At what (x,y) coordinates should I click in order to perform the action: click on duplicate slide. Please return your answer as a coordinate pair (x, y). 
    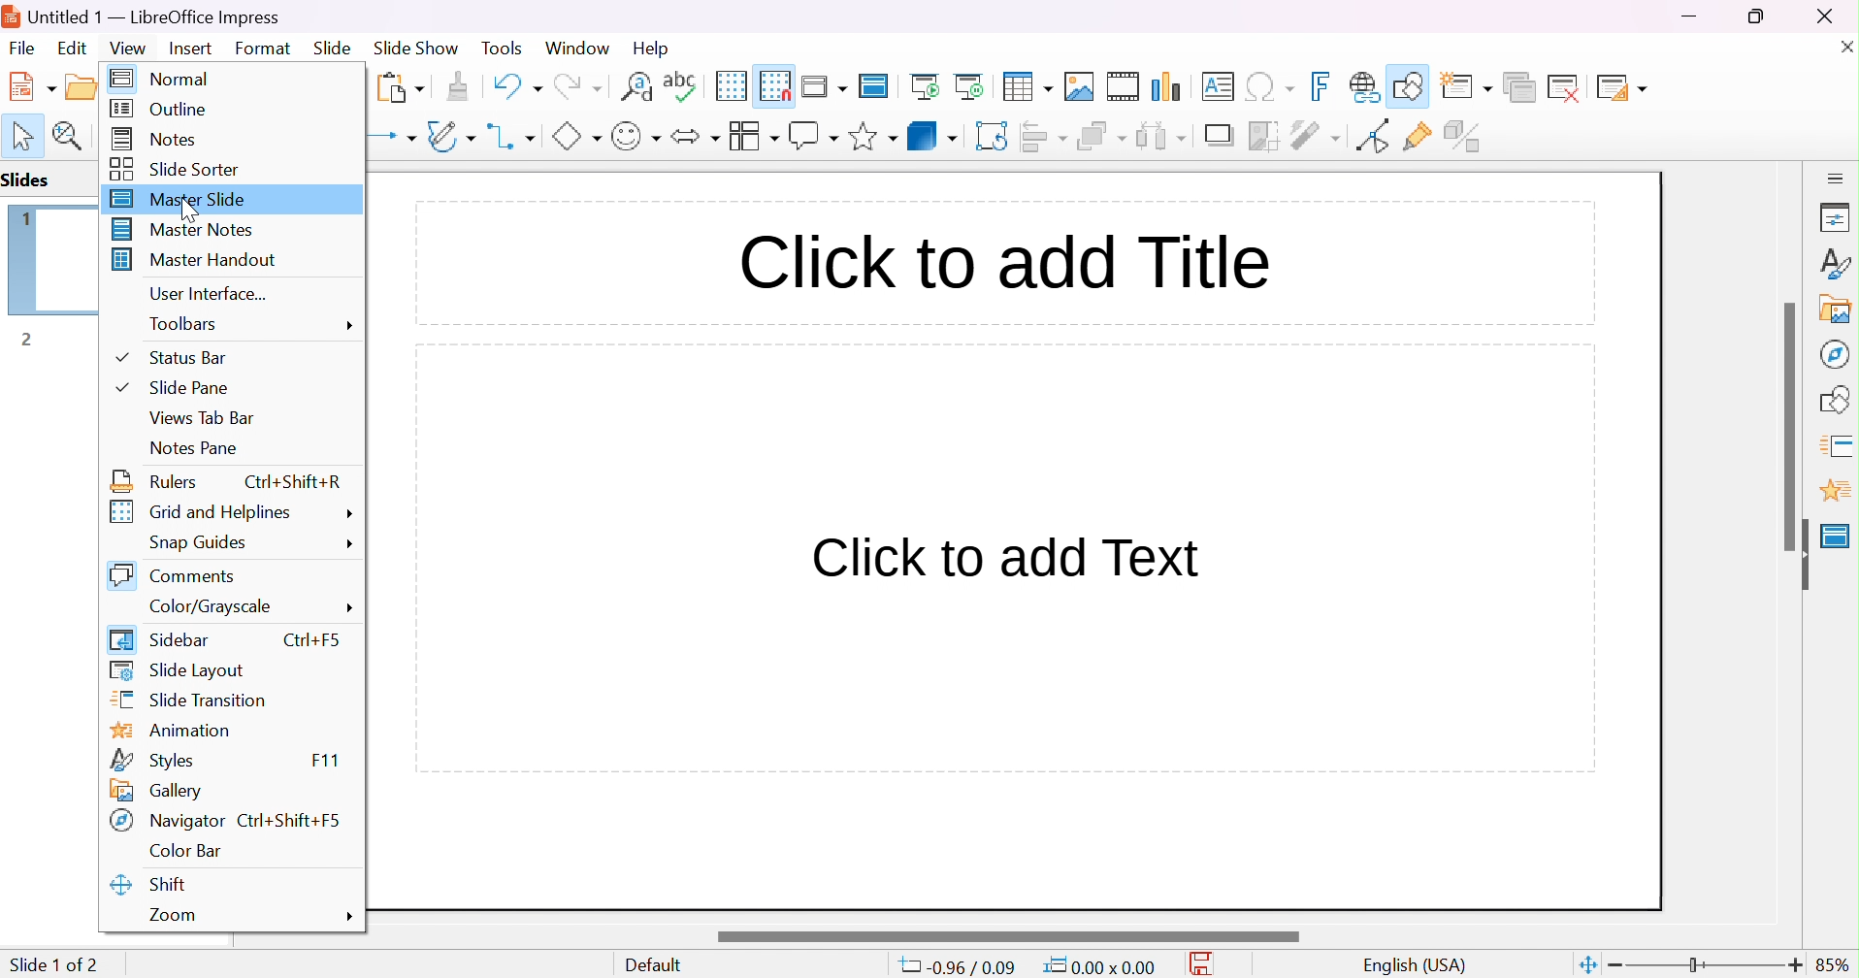
    Looking at the image, I should click on (1518, 87).